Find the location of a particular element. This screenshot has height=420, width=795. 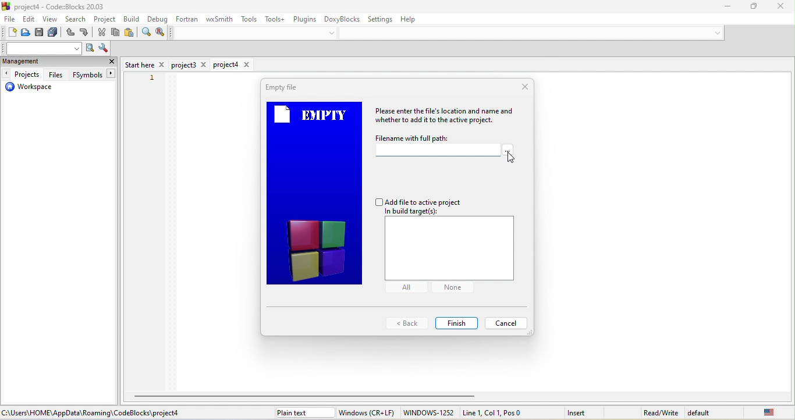

project3 is located at coordinates (190, 65).